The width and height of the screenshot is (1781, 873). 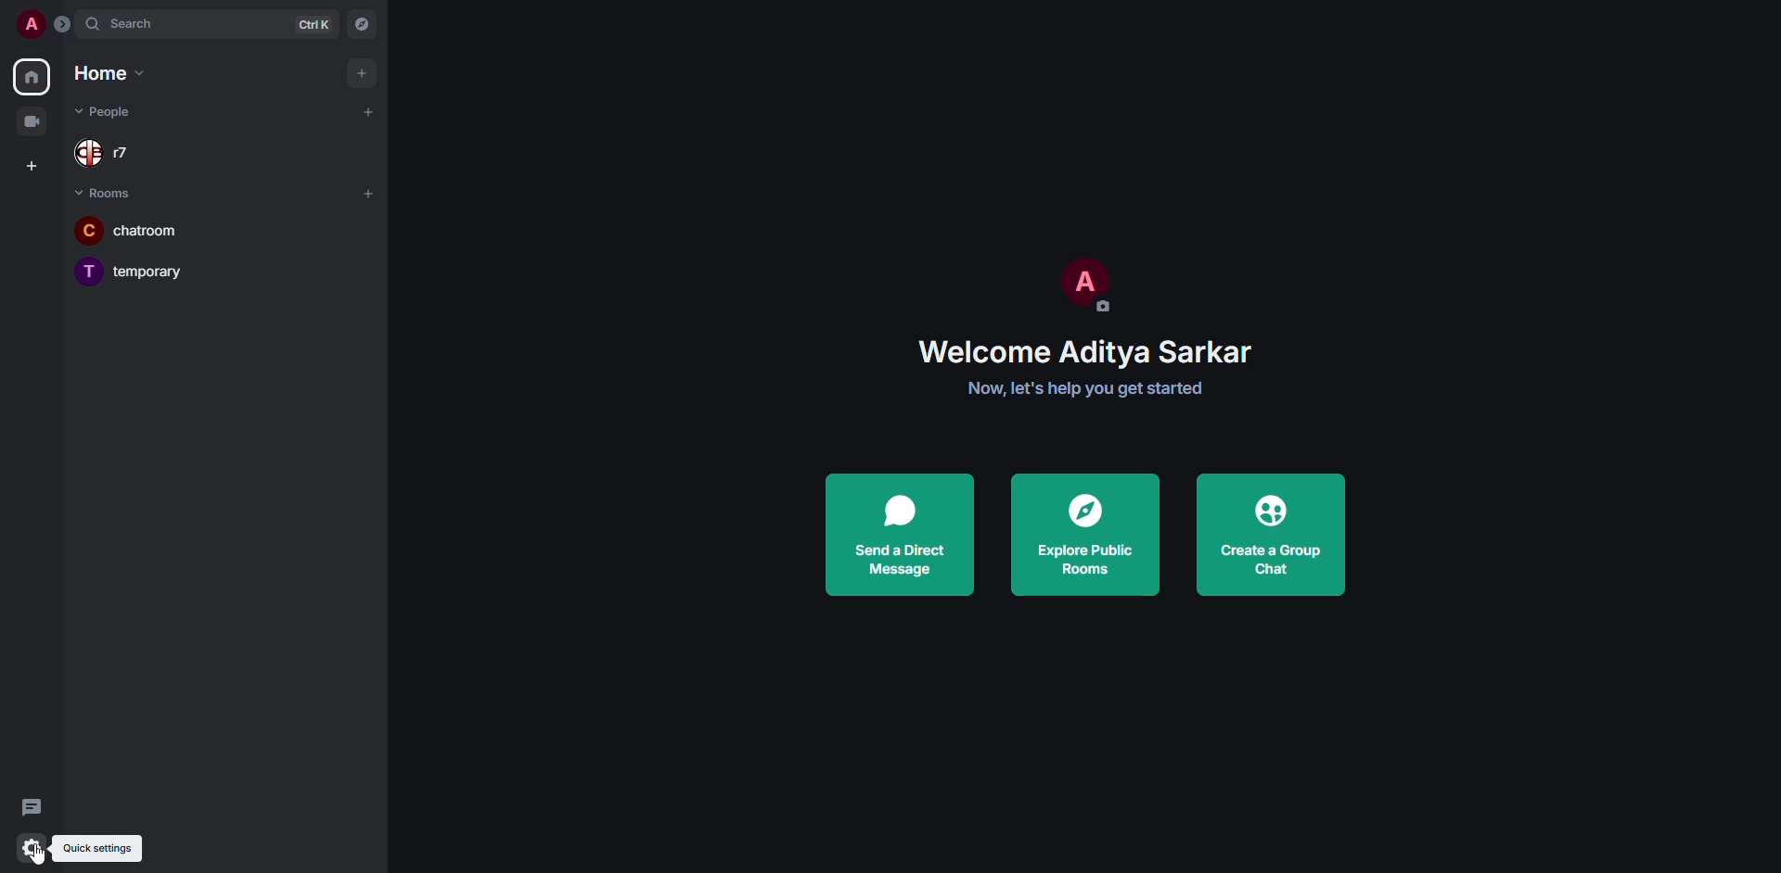 I want to click on create a group chat, so click(x=1270, y=539).